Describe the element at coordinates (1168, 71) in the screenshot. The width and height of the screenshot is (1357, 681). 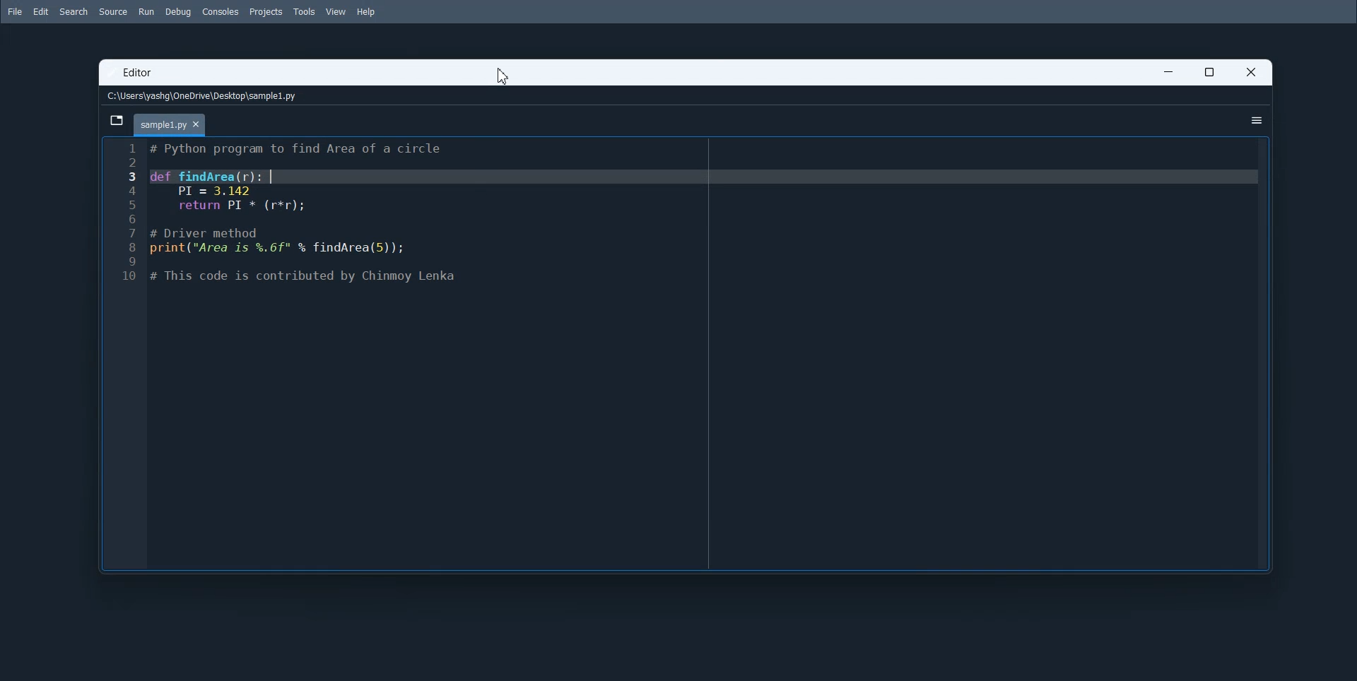
I see `Minimize` at that location.